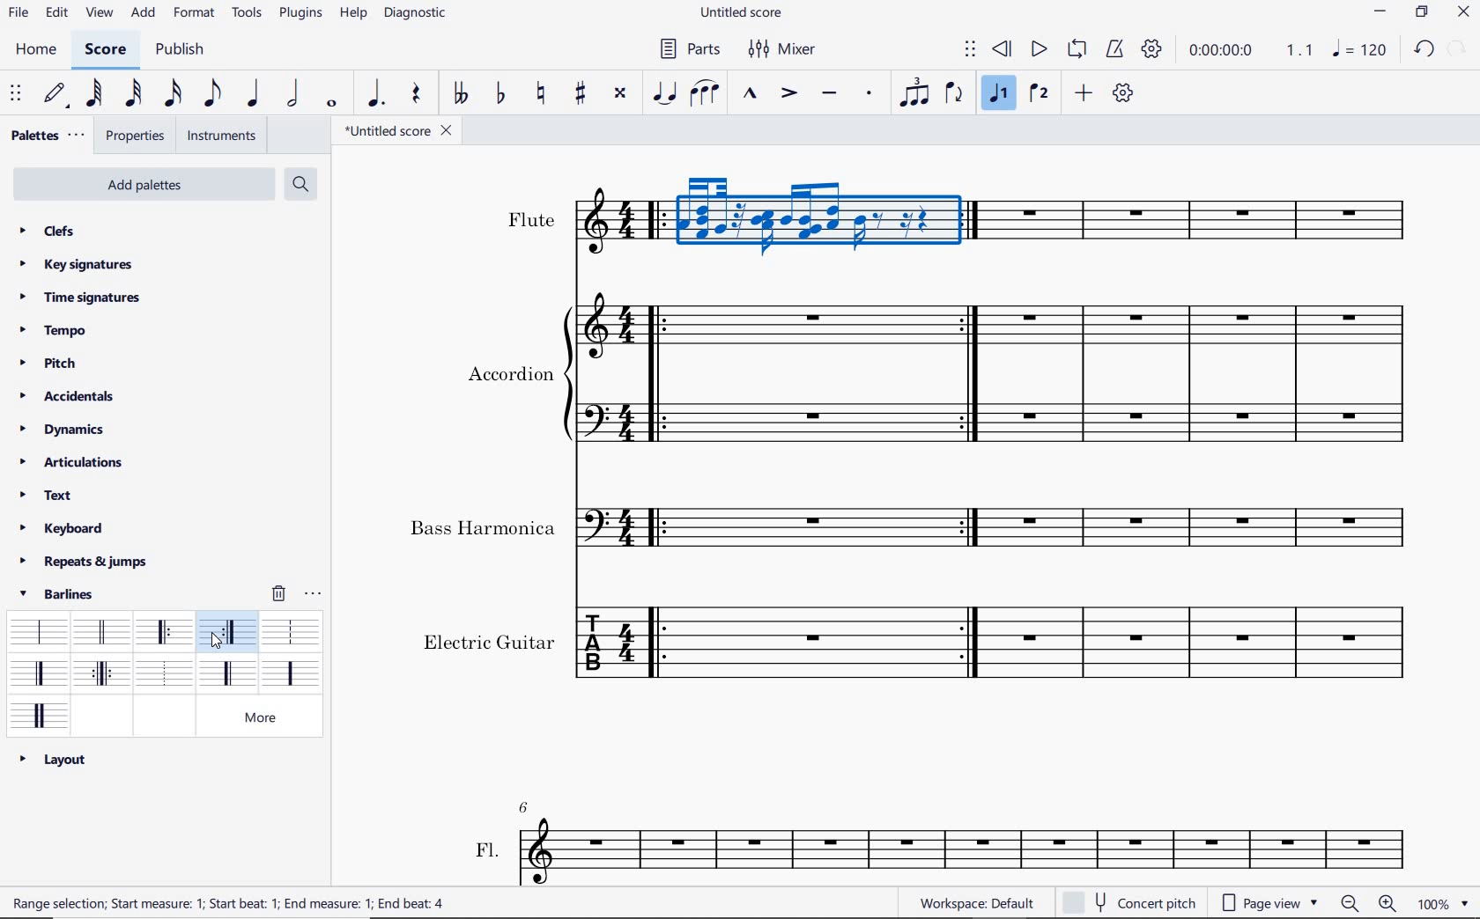  What do you see at coordinates (76, 266) in the screenshot?
I see `key signatures` at bounding box center [76, 266].